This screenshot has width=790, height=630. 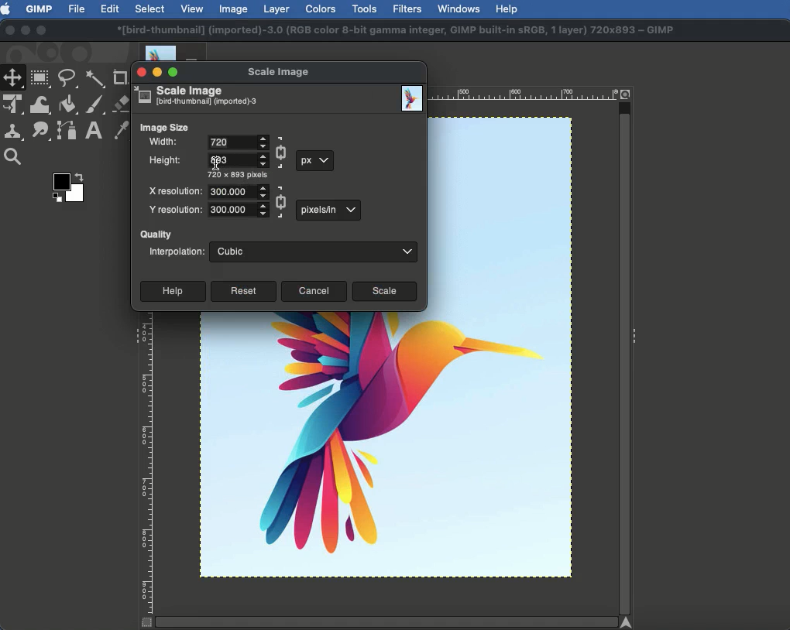 What do you see at coordinates (396, 28) in the screenshot?
I see `*[bird-thumbnail] (imported)-3.0 (RGB color 8-bit gamma integer. GIMP built-in SRGB. 1 layer) 720x893 ~ GIMP` at bounding box center [396, 28].